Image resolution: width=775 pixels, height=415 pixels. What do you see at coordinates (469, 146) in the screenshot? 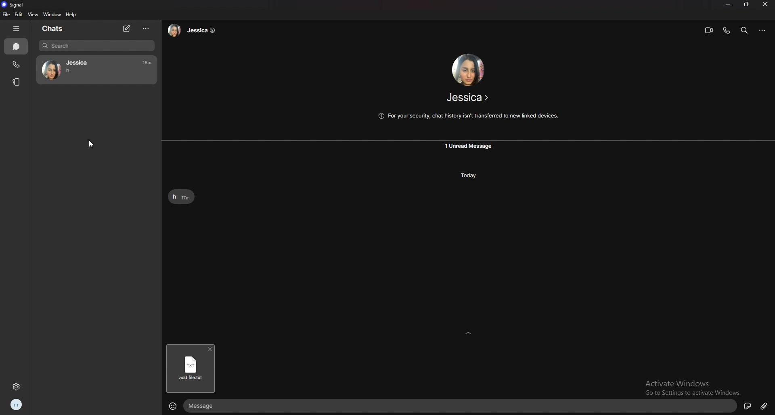
I see `unread message` at bounding box center [469, 146].